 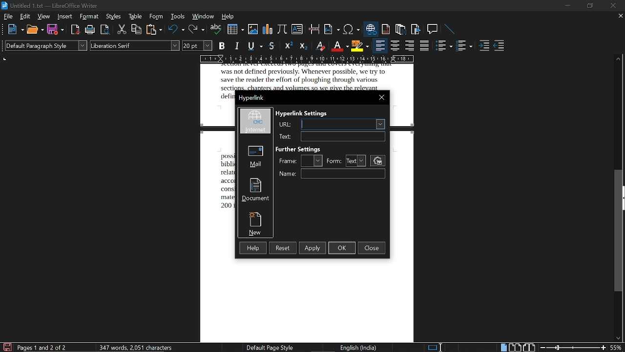 What do you see at coordinates (222, 46) in the screenshot?
I see `bold` at bounding box center [222, 46].